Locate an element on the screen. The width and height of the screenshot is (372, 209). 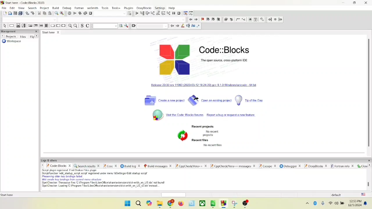
code::block is located at coordinates (26, 3).